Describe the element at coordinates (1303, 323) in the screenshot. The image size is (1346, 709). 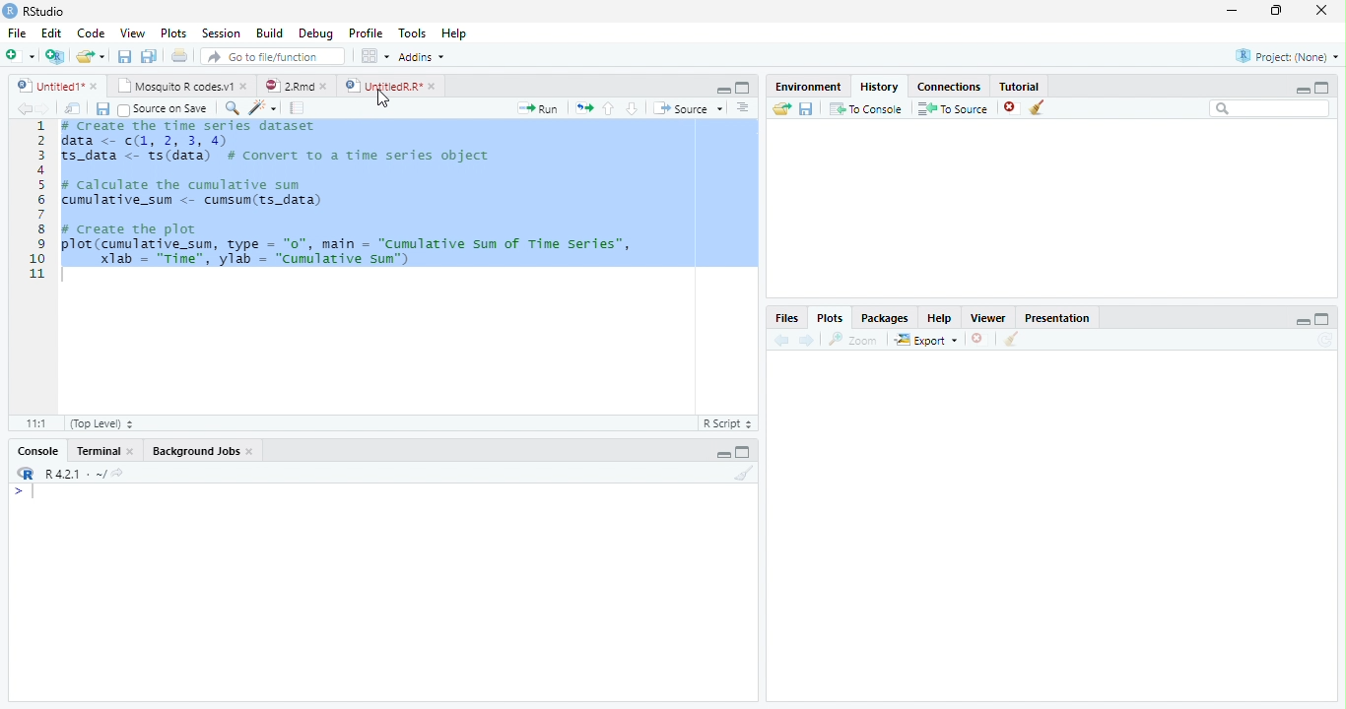
I see `Minimize` at that location.